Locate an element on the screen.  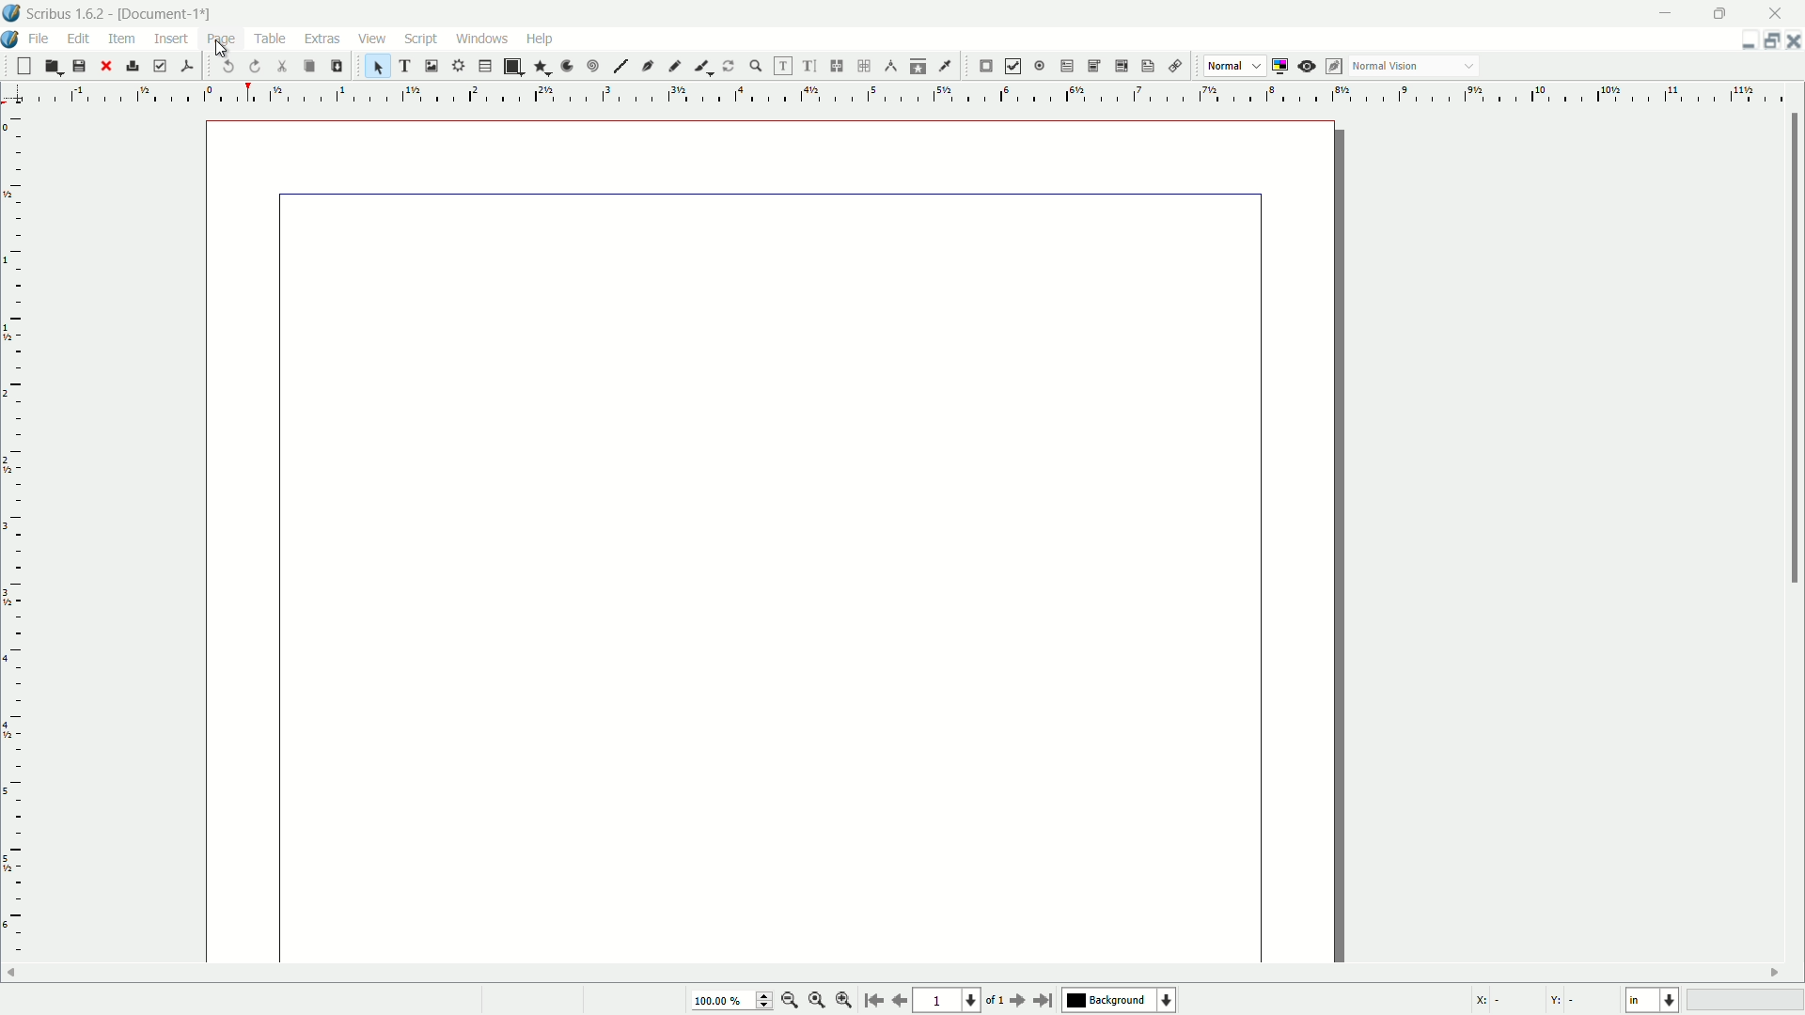
text annotation is located at coordinates (1145, 67).